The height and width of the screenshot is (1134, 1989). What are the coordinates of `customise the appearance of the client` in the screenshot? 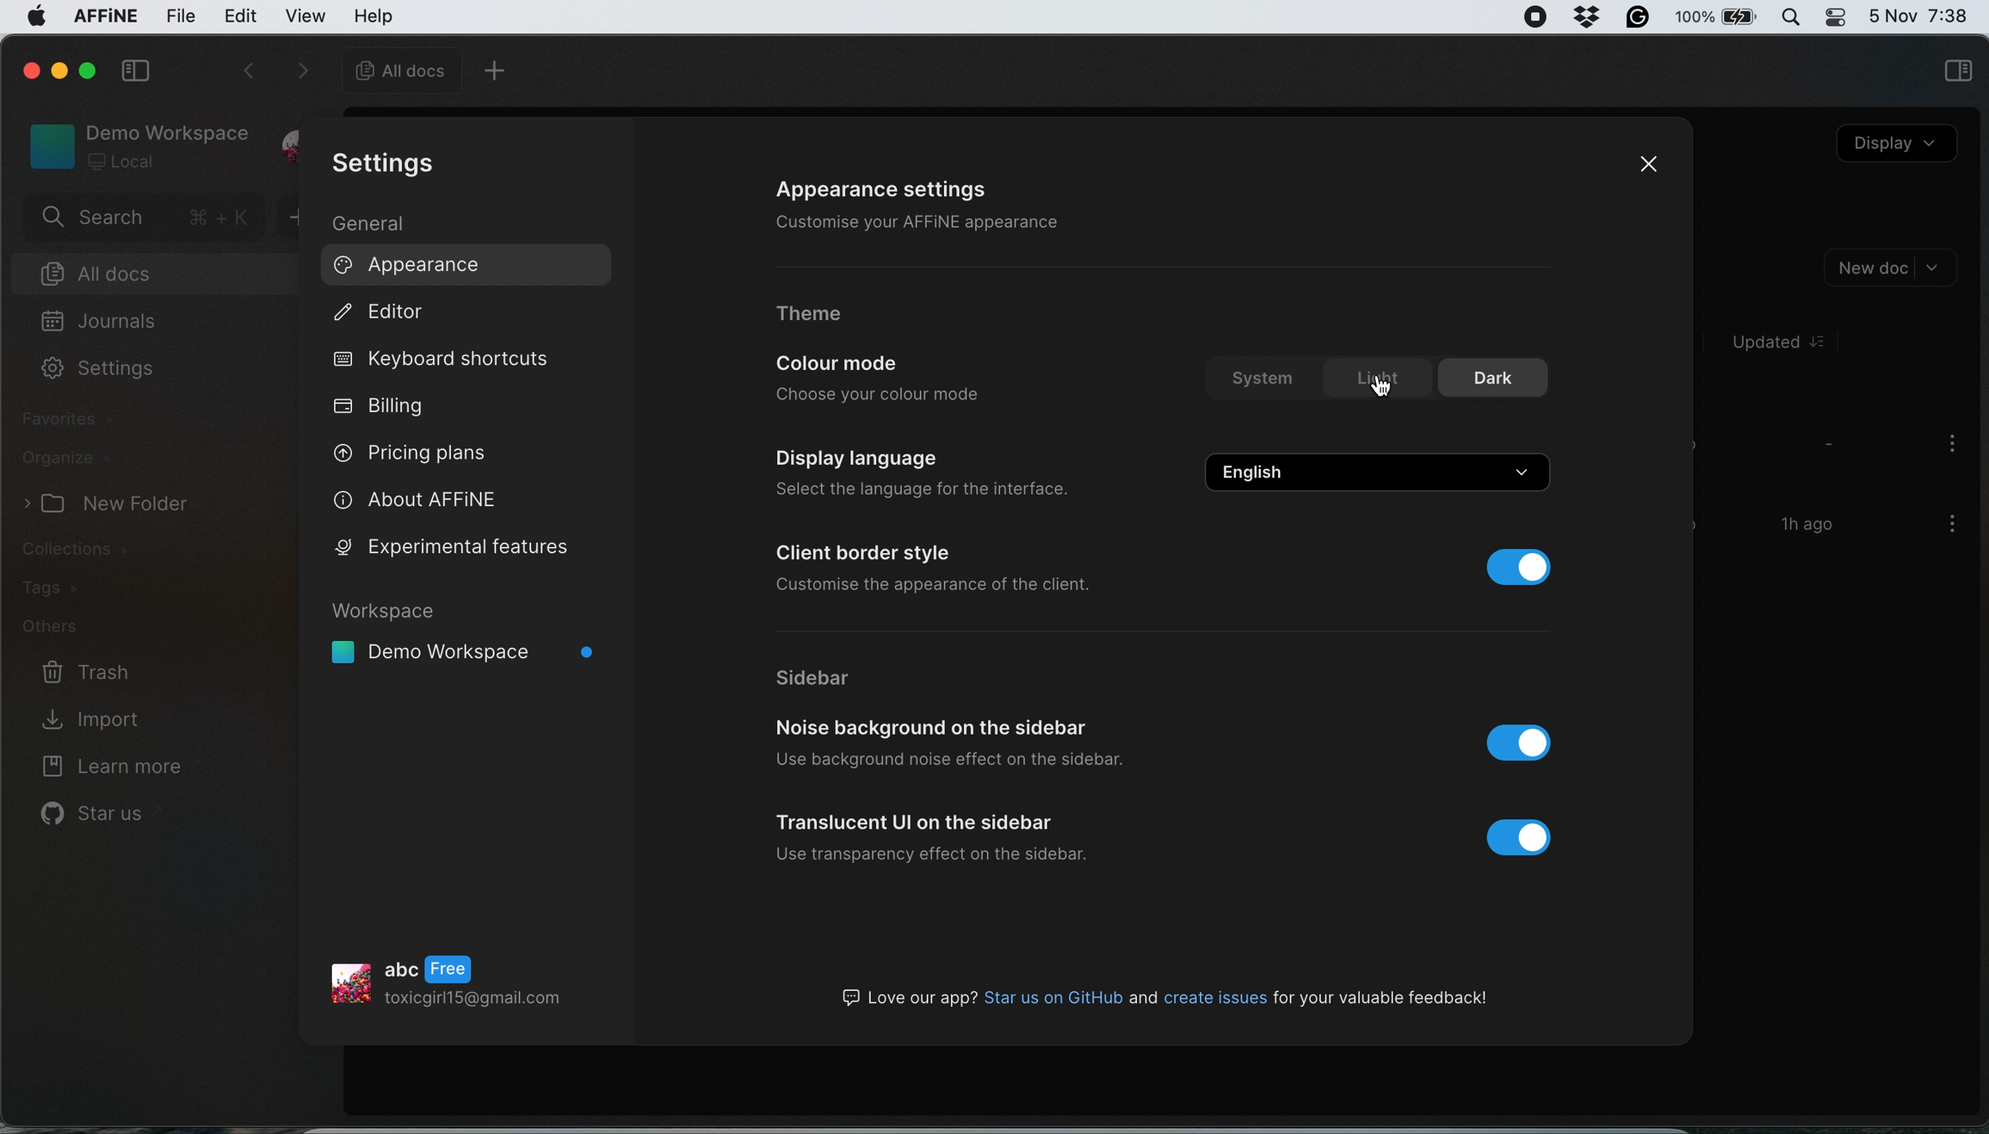 It's located at (940, 586).